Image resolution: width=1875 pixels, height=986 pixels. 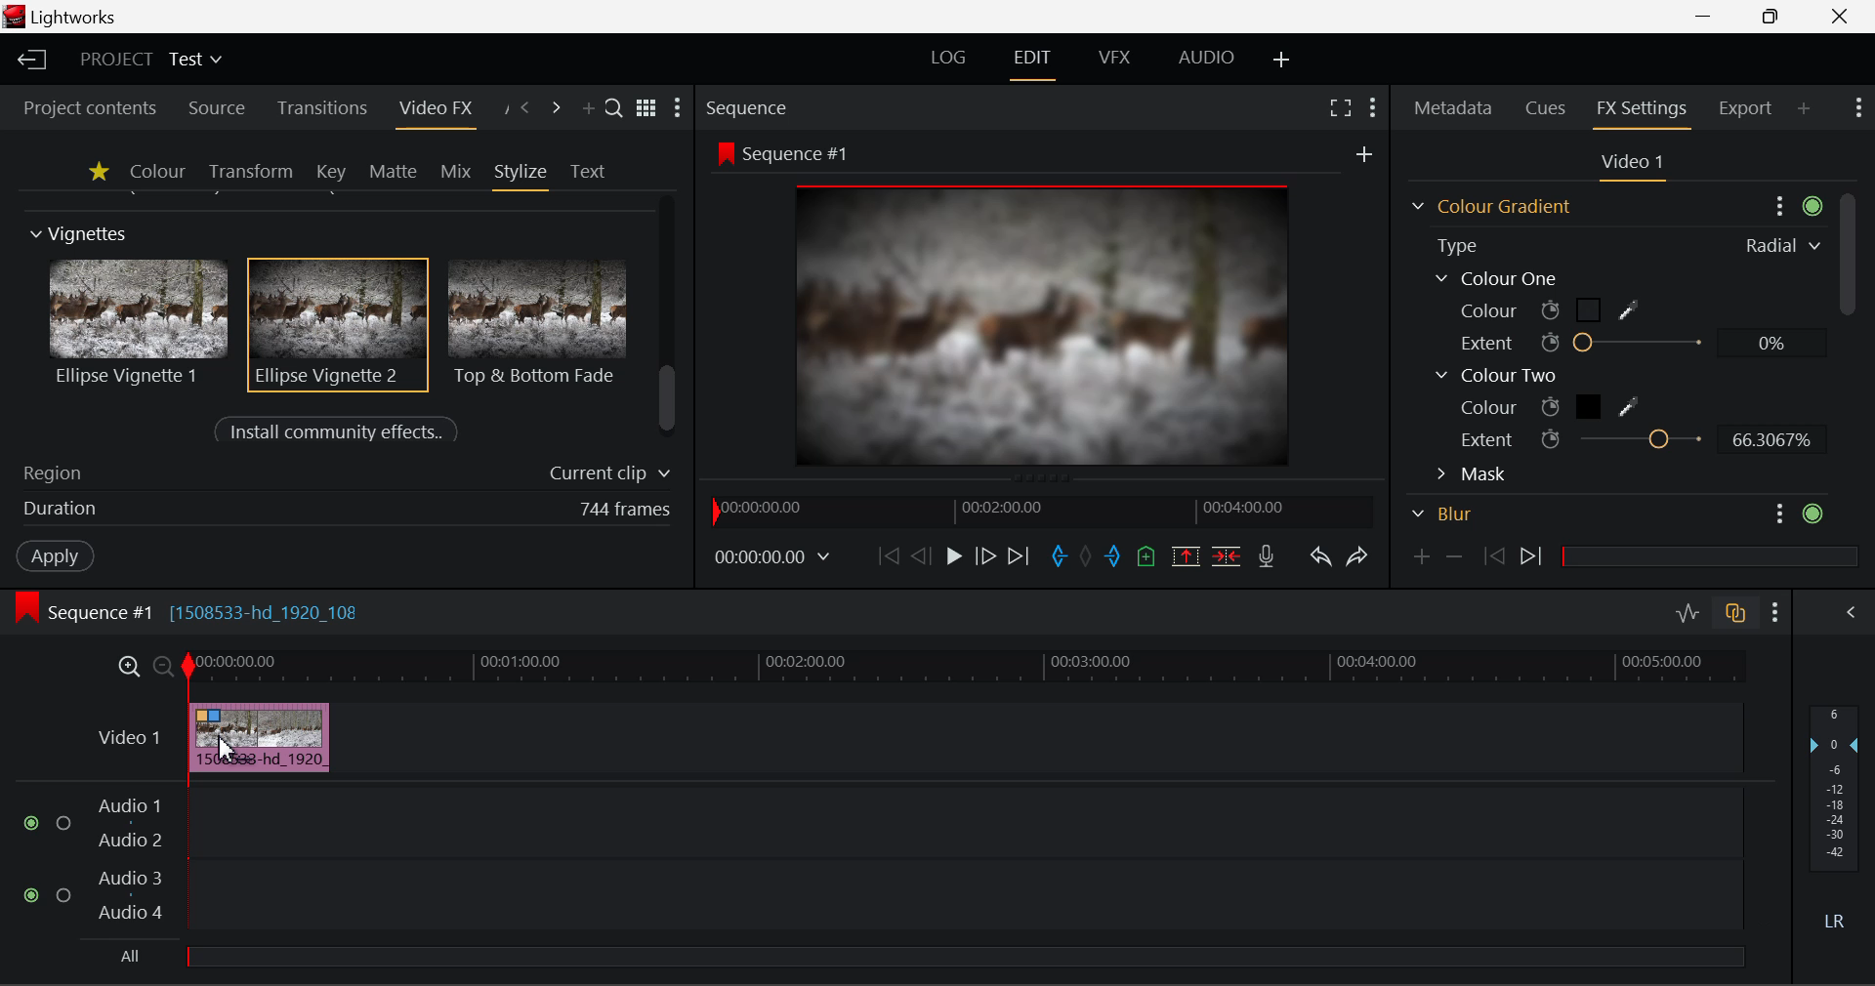 What do you see at coordinates (259, 737) in the screenshot?
I see `Effects Applied - Cursor AFTER_LAST_ACTION` at bounding box center [259, 737].